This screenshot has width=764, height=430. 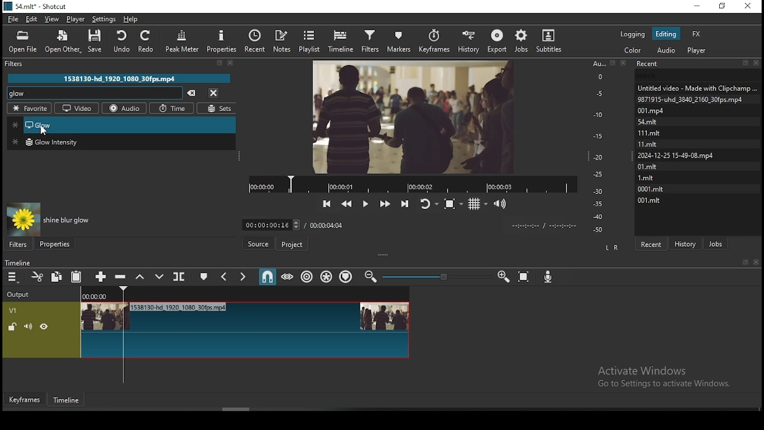 What do you see at coordinates (699, 50) in the screenshot?
I see `player` at bounding box center [699, 50].